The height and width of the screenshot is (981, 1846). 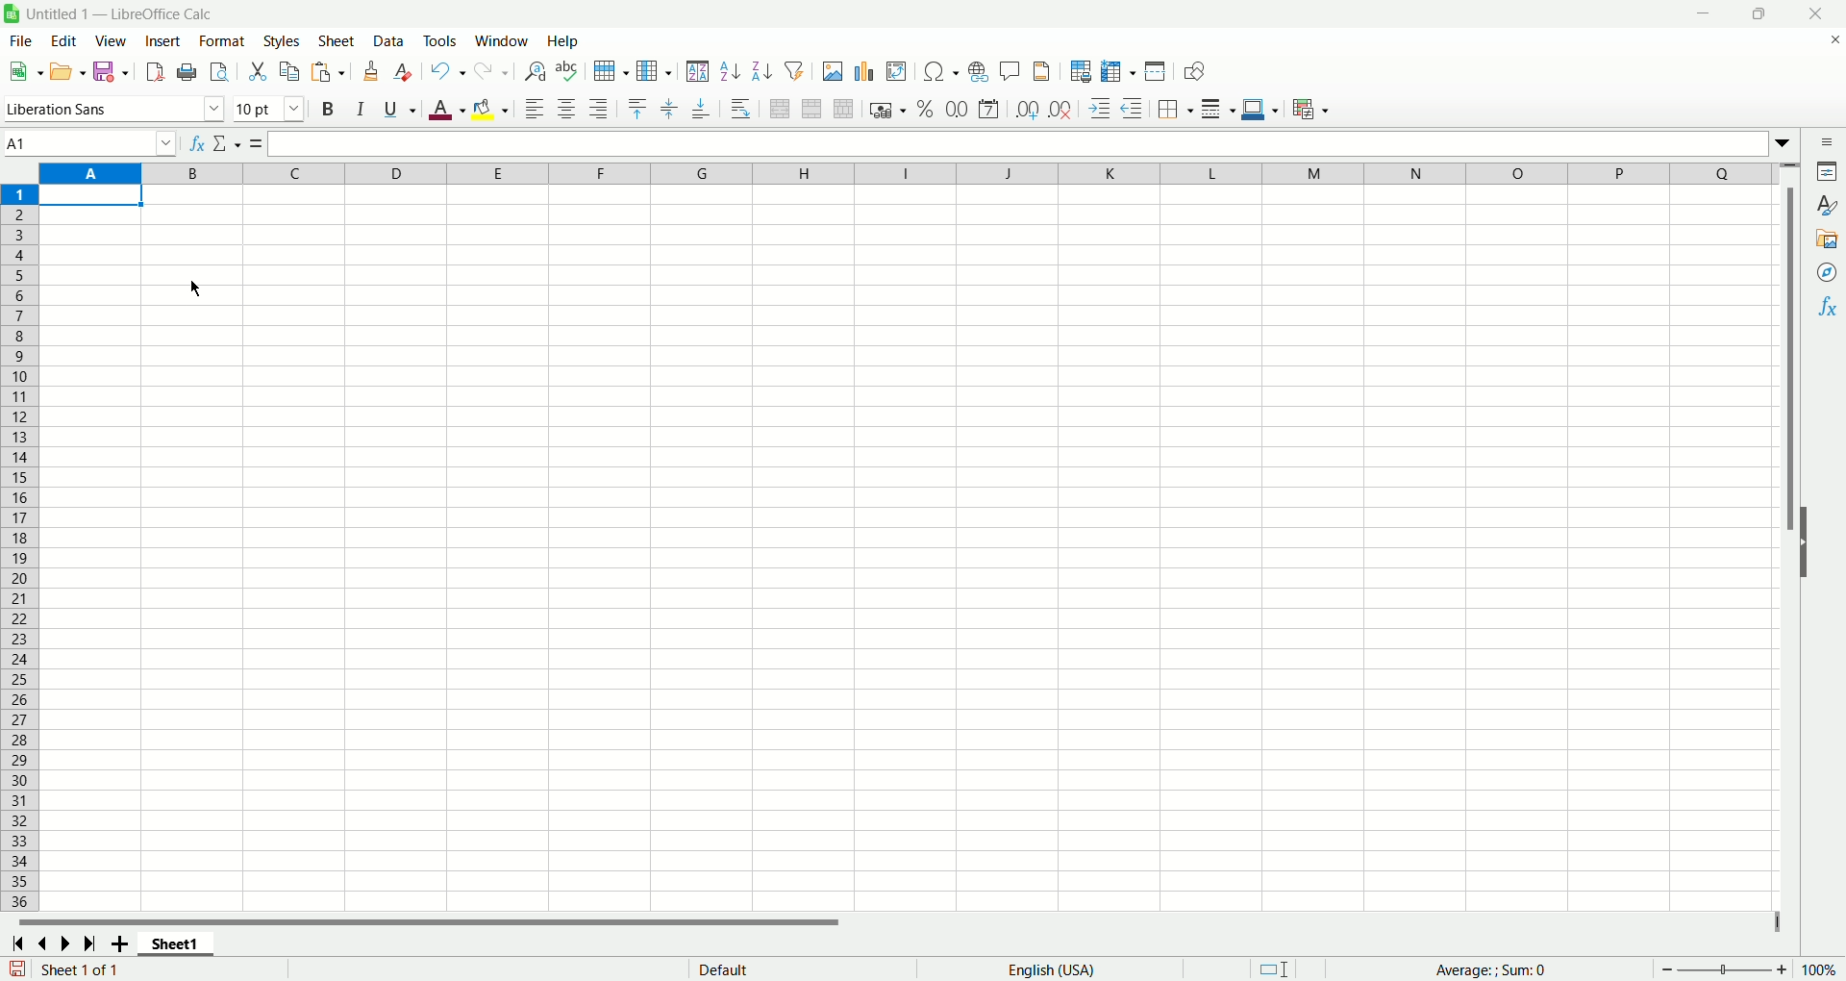 I want to click on draw function, so click(x=1191, y=71).